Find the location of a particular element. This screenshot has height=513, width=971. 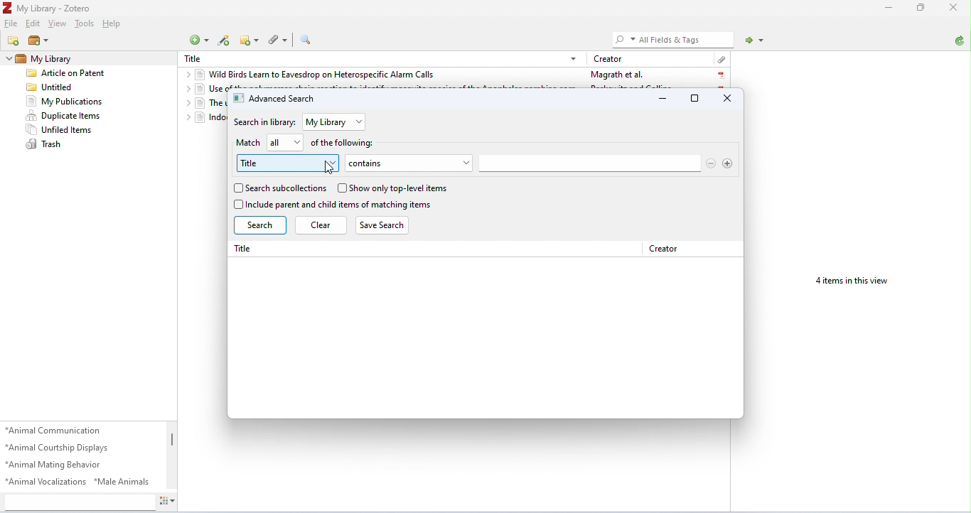

All Fields & Tags is located at coordinates (667, 39).